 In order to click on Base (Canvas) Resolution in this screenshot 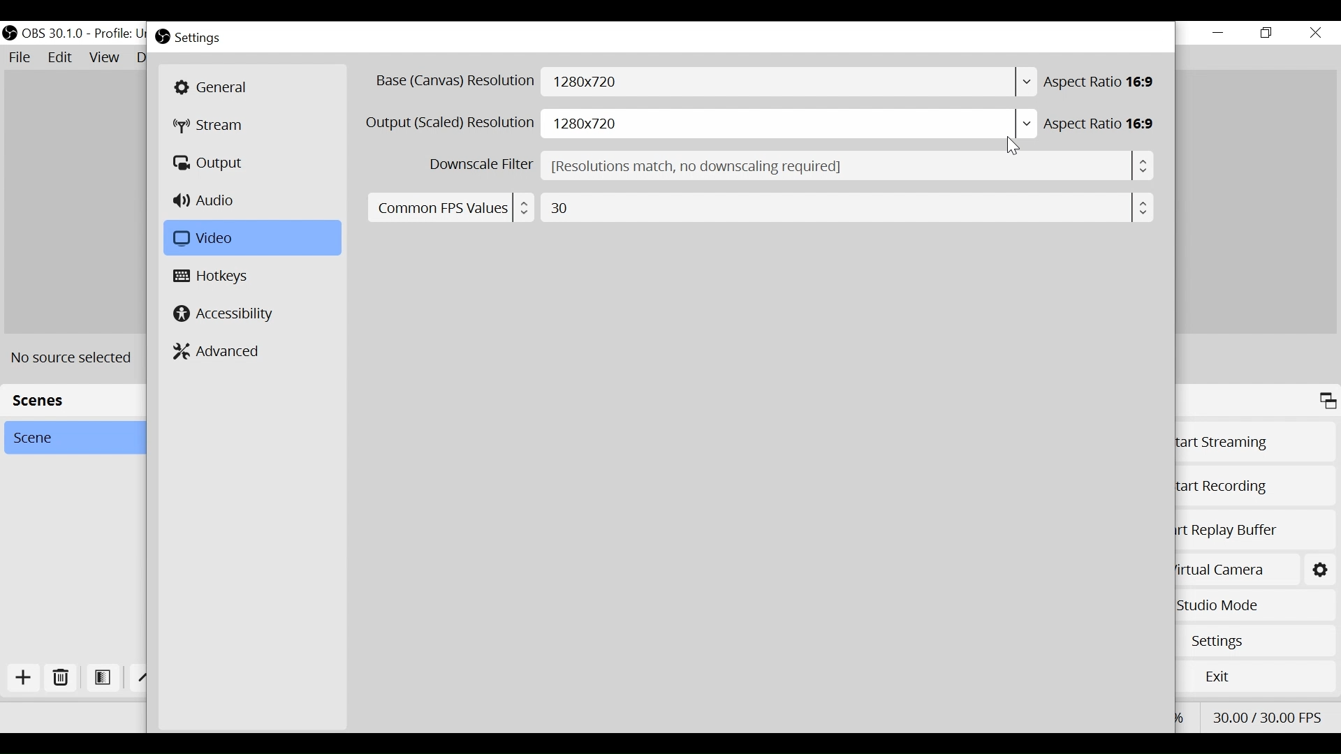, I will do `click(453, 82)`.